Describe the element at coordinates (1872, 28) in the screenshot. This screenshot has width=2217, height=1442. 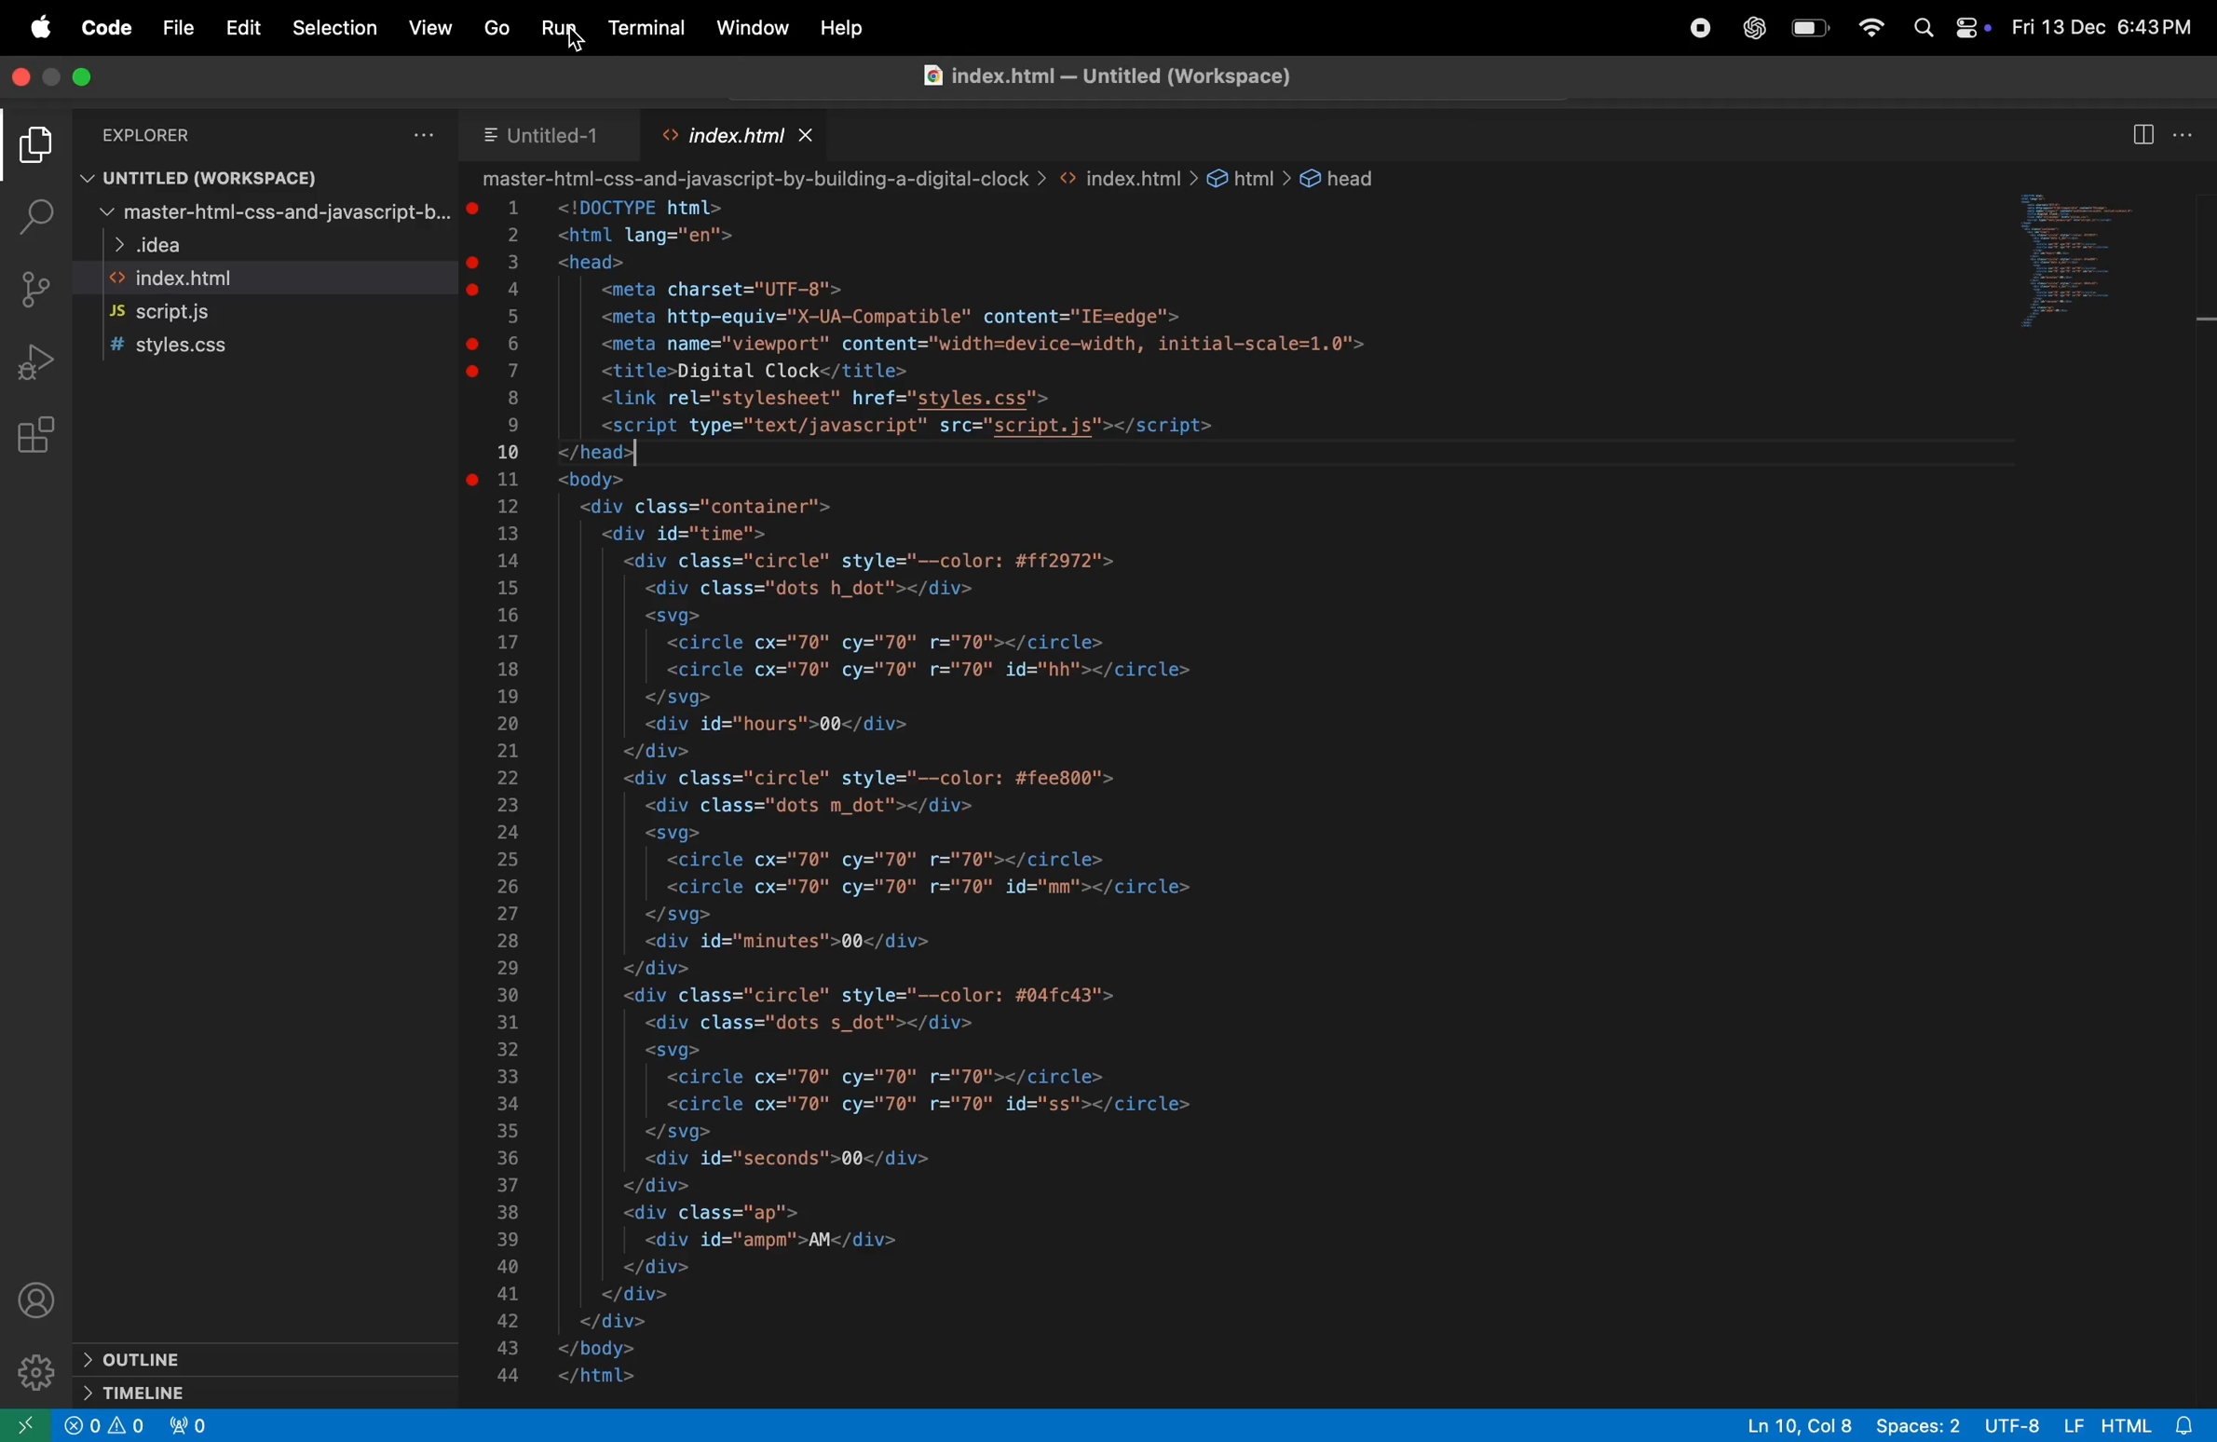
I see `wifi` at that location.